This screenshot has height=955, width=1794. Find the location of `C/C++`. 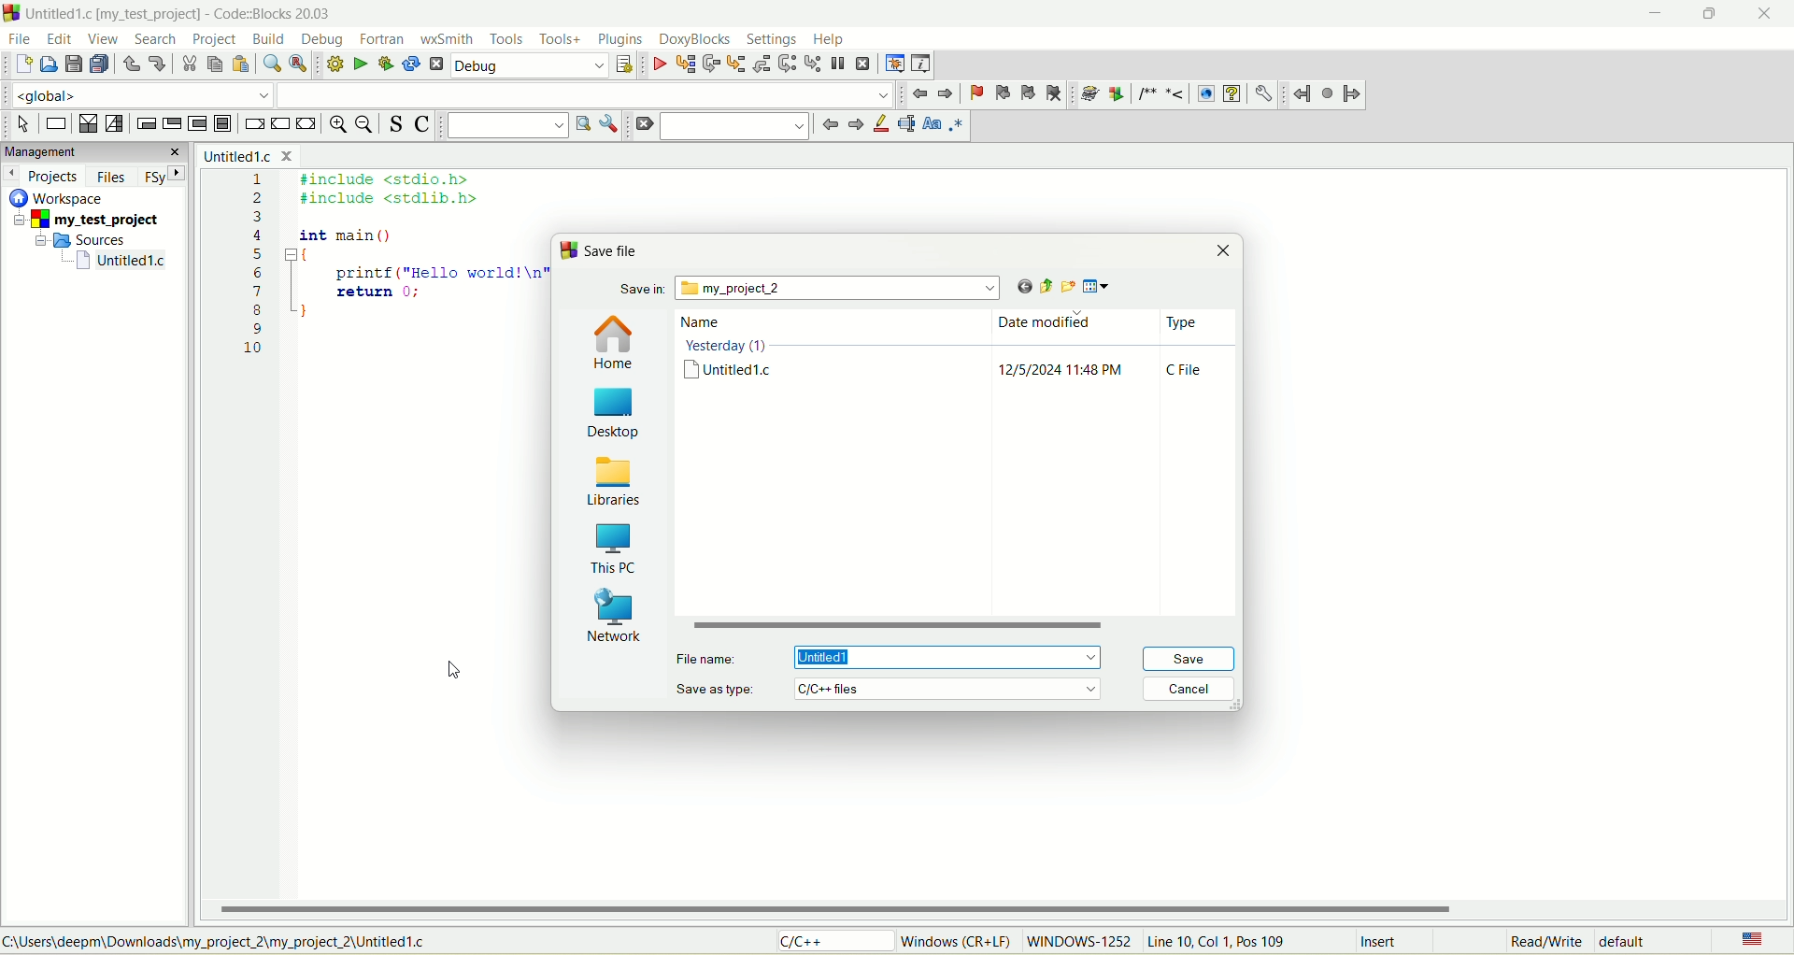

C/C++ is located at coordinates (838, 942).